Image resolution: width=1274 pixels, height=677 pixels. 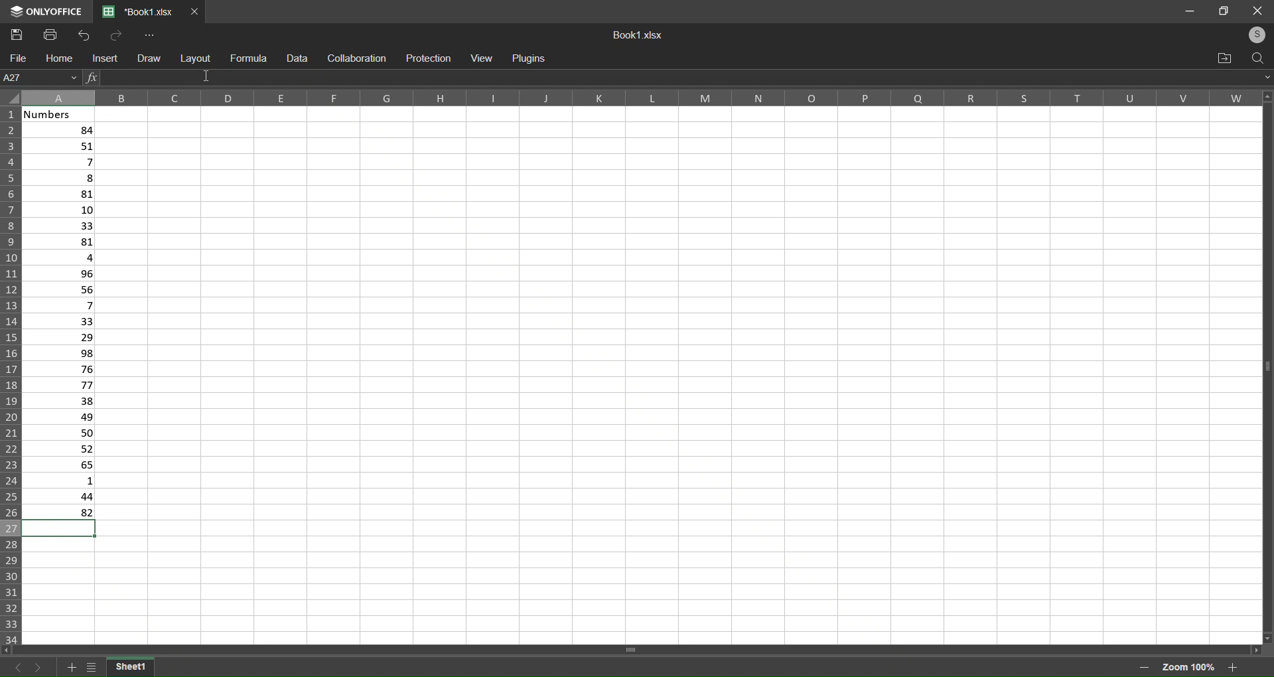 I want to click on Close Tab, so click(x=196, y=11).